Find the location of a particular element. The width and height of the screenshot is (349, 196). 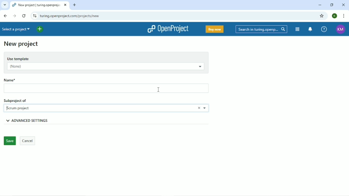

Scrum project is located at coordinates (20, 107).